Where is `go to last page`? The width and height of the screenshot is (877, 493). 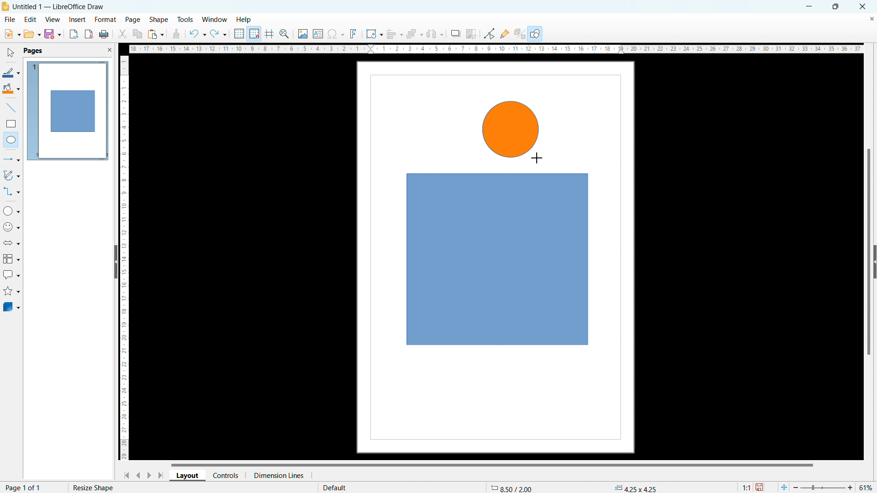 go to last page is located at coordinates (162, 475).